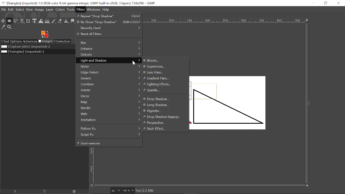 This screenshot has width=345, height=194. Describe the element at coordinates (110, 84) in the screenshot. I see `Combine` at that location.